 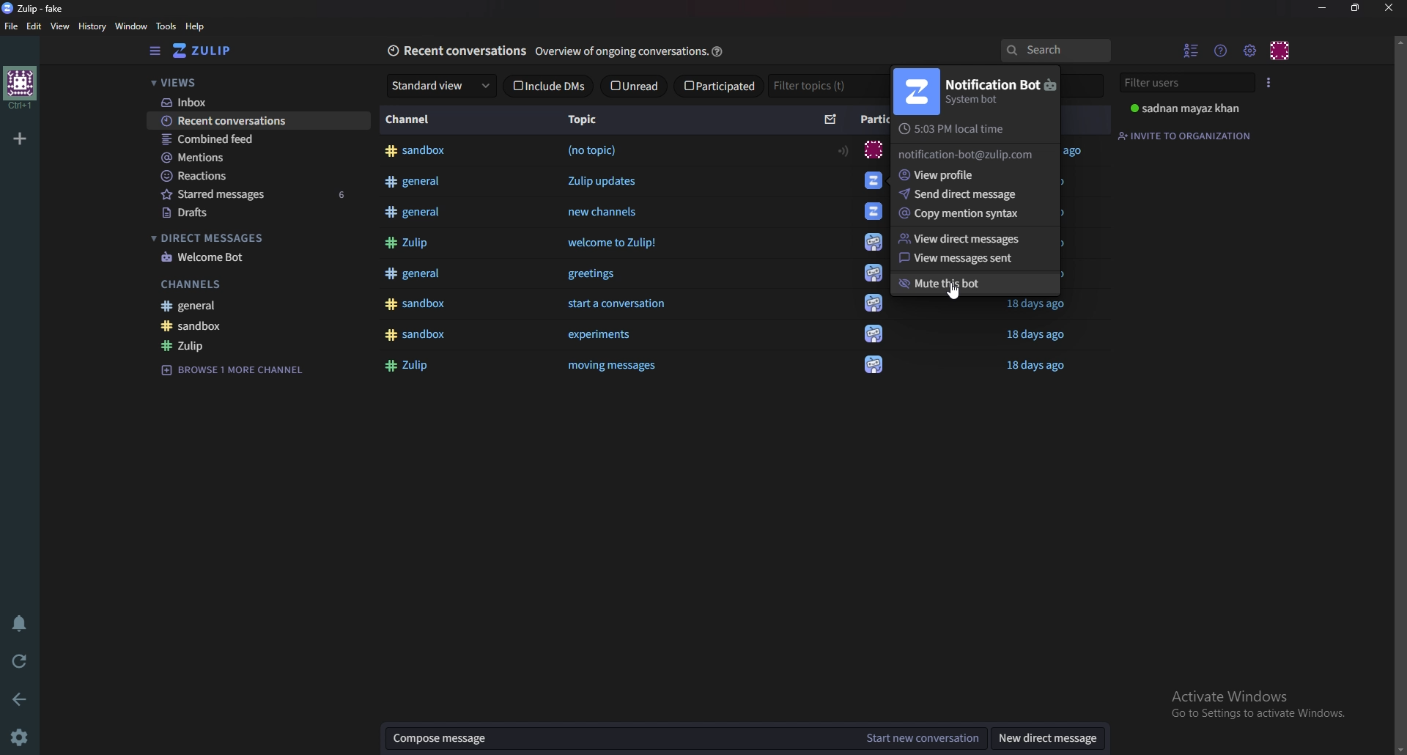 I want to click on icon, so click(x=874, y=303).